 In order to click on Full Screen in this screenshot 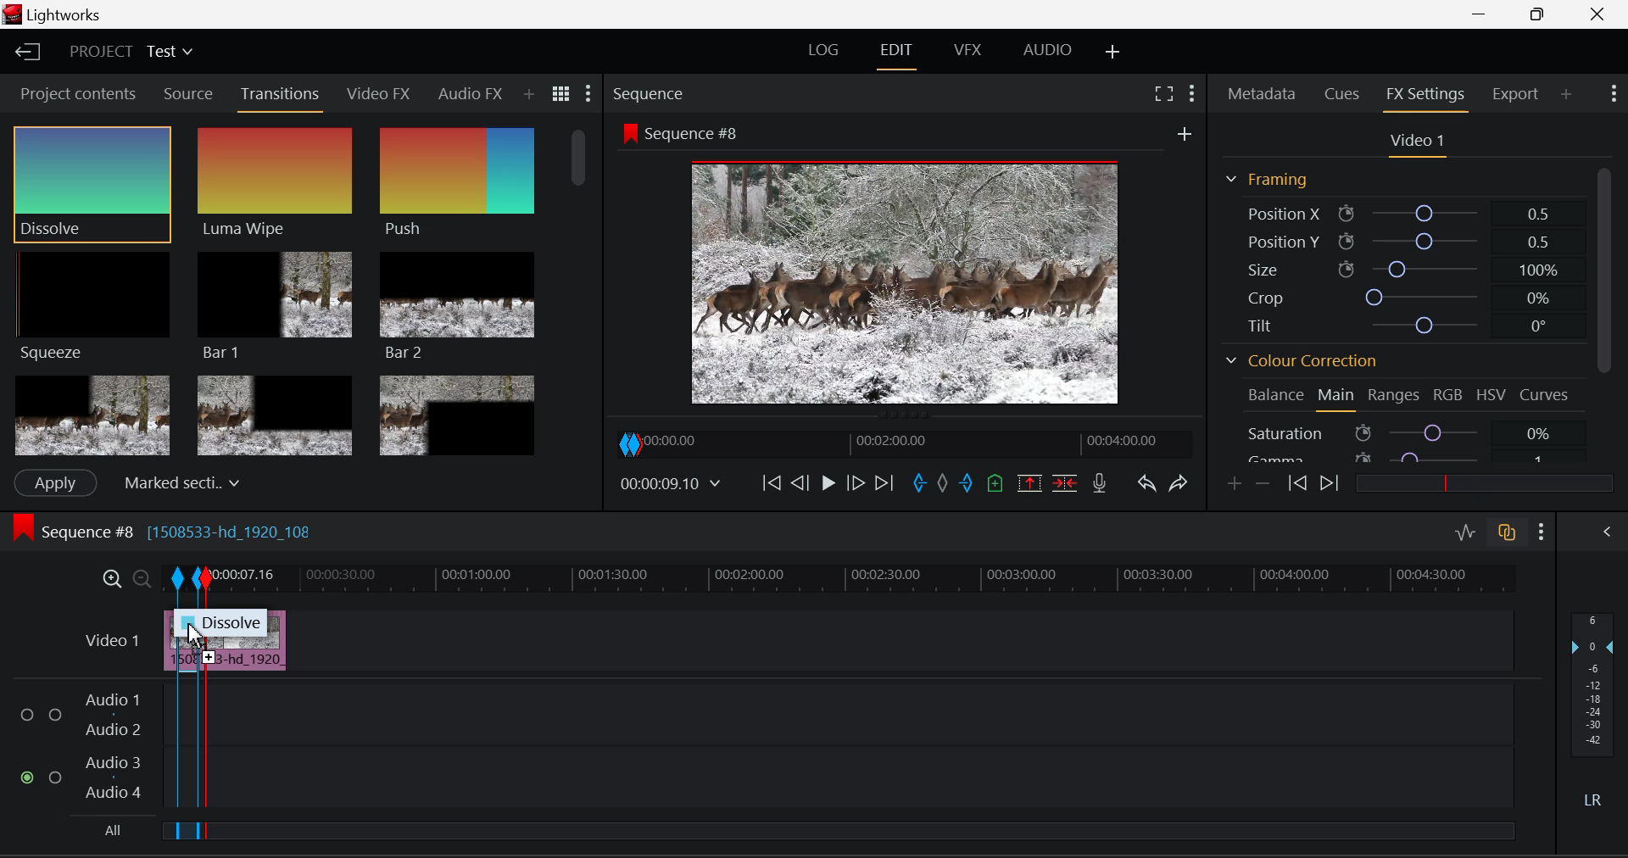, I will do `click(1166, 93)`.